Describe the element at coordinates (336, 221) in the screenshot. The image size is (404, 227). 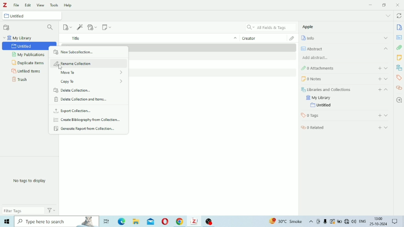
I see `` at that location.